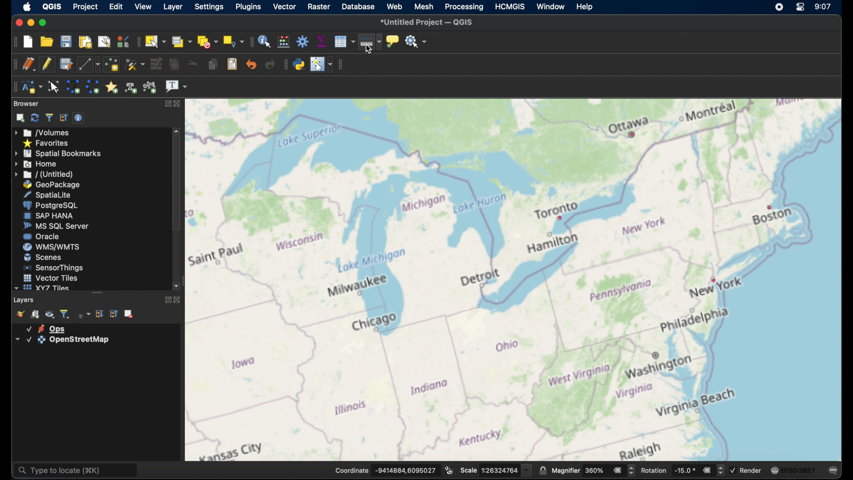 This screenshot has width=853, height=480. Describe the element at coordinates (18, 21) in the screenshot. I see `close` at that location.